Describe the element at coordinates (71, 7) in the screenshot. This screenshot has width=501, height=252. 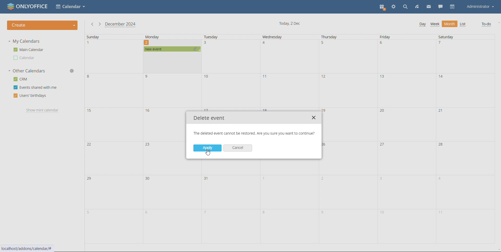
I see `Calendar` at that location.